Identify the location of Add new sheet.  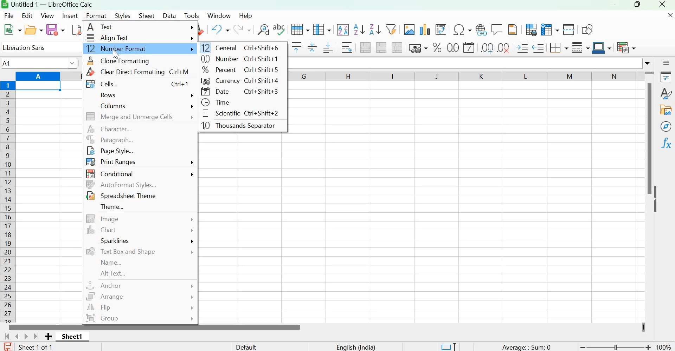
(48, 336).